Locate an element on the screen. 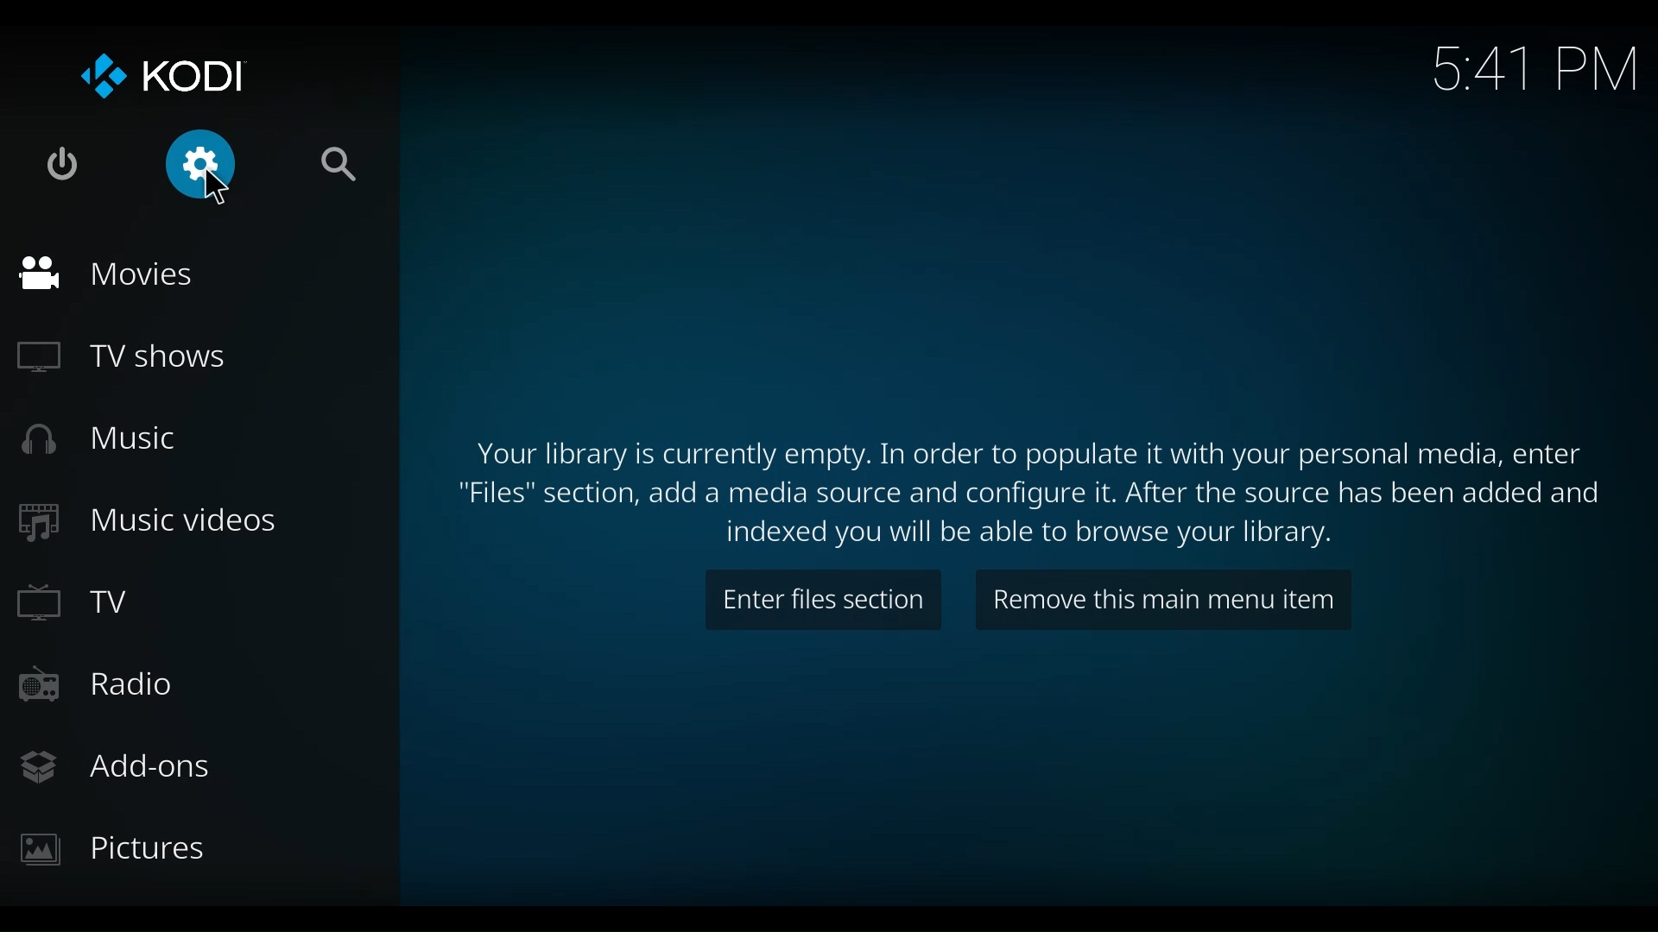 This screenshot has width=1658, height=932. cursor is located at coordinates (216, 188).